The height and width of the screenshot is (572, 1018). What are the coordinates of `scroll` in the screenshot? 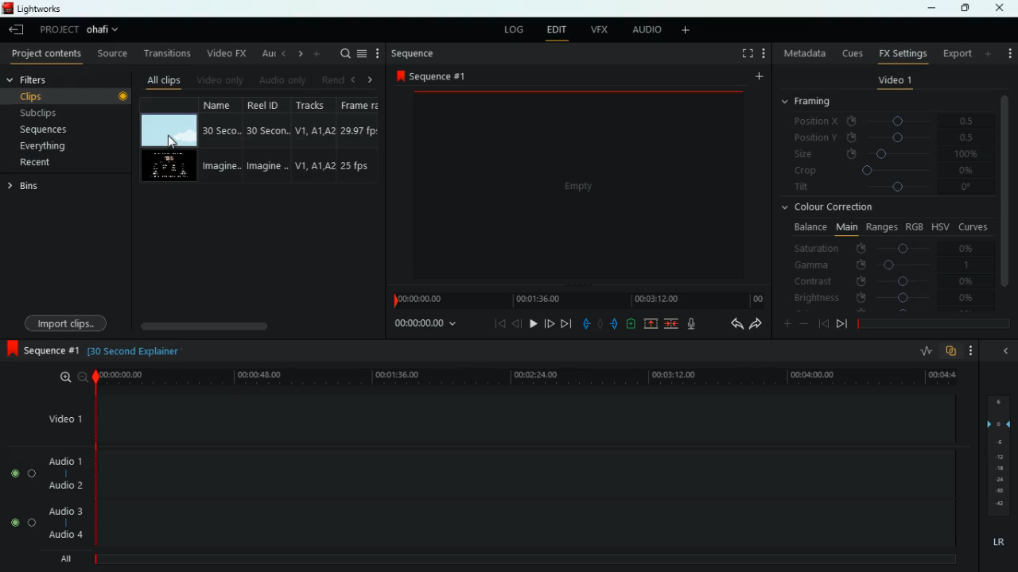 It's located at (257, 326).